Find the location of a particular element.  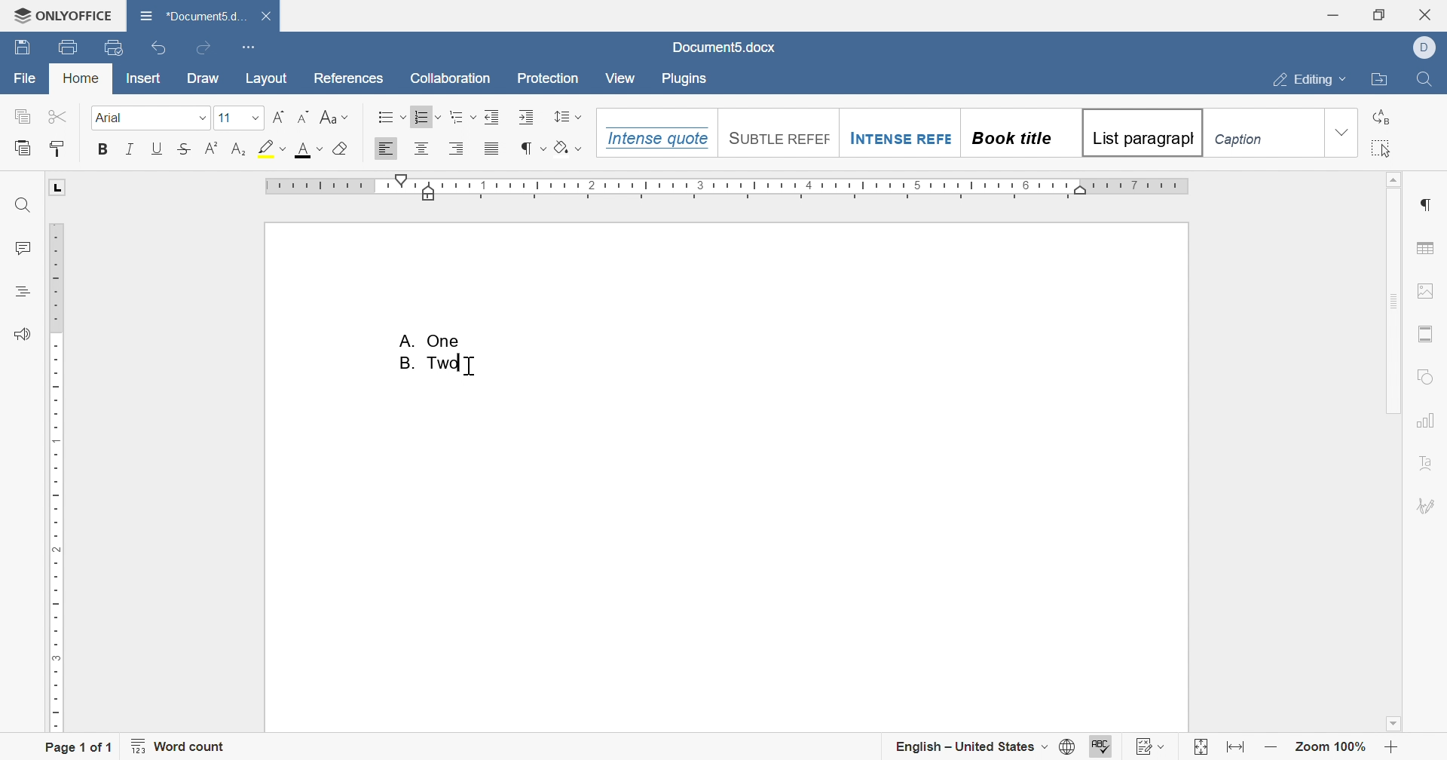

layout is located at coordinates (270, 81).